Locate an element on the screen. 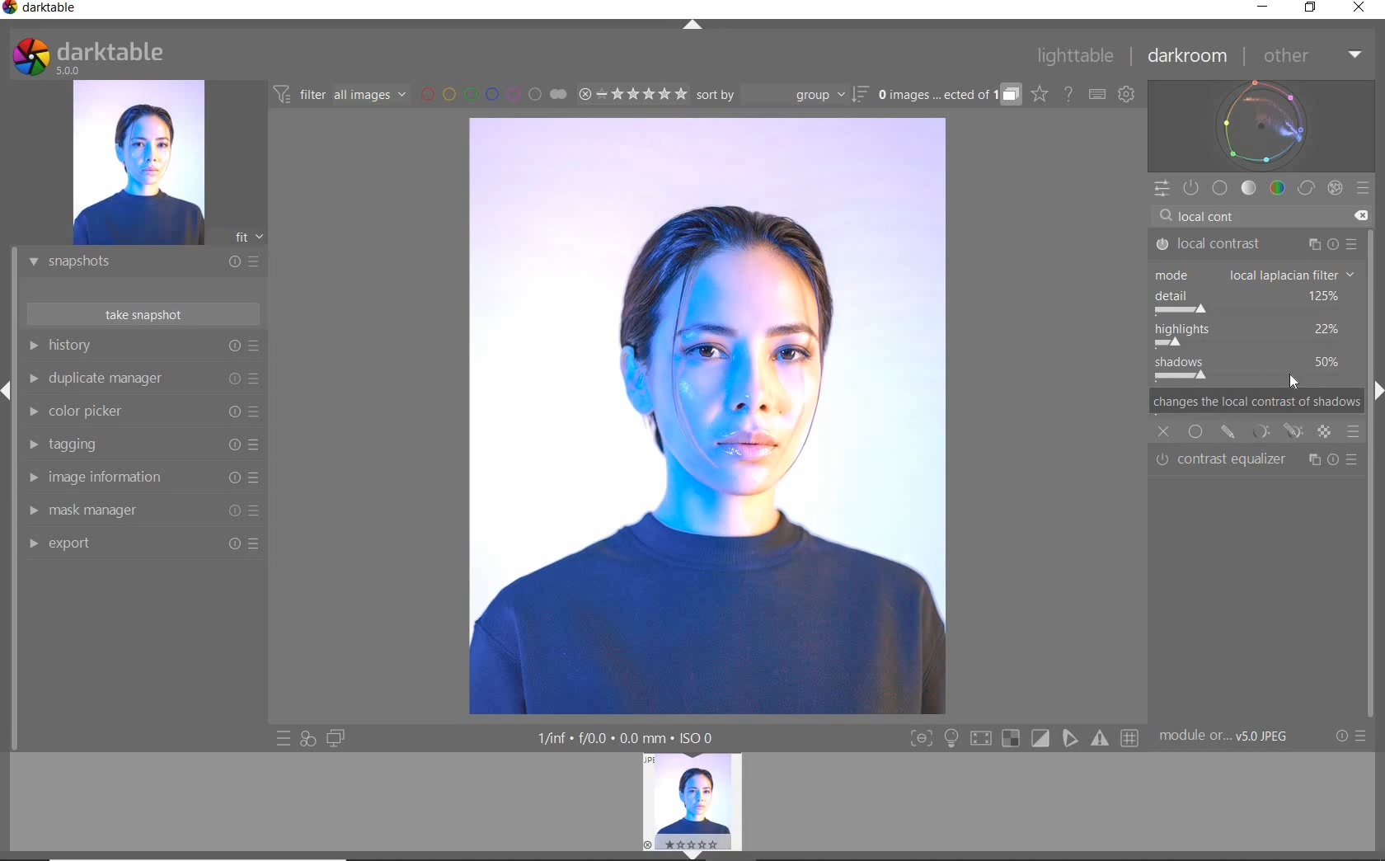 The width and height of the screenshot is (1385, 861). QUICK ACCESS FOR APPLYING ANY OF YOUR STYLES is located at coordinates (307, 738).